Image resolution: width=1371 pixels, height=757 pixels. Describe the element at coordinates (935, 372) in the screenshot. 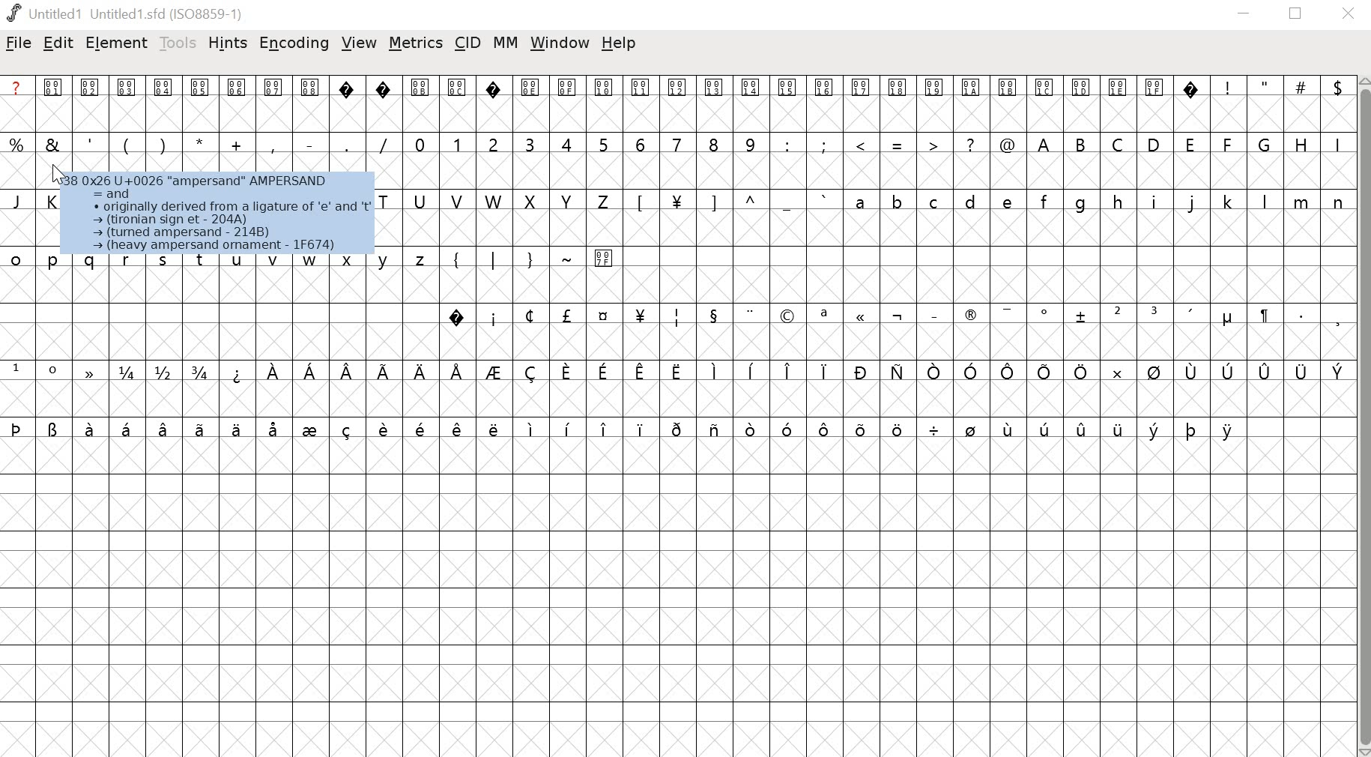

I see `symbol` at that location.